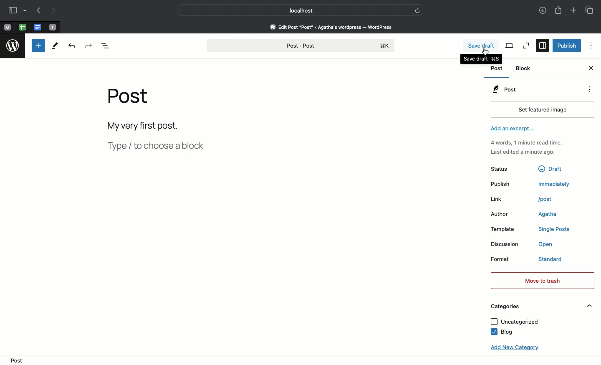 Image resolution: width=601 pixels, height=365 pixels. I want to click on My very first post. Type / to choose a block, so click(159, 138).